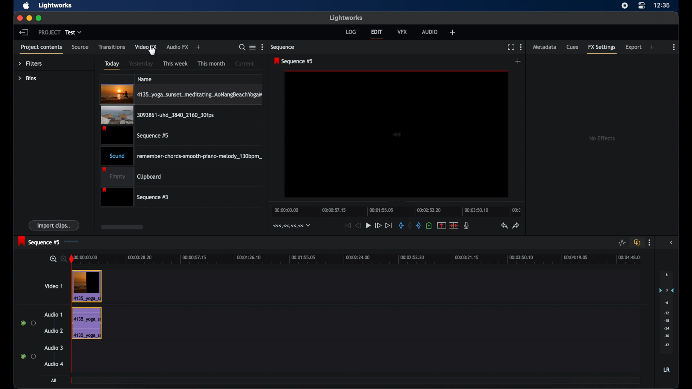  Describe the element at coordinates (602, 50) in the screenshot. I see `fx settings` at that location.